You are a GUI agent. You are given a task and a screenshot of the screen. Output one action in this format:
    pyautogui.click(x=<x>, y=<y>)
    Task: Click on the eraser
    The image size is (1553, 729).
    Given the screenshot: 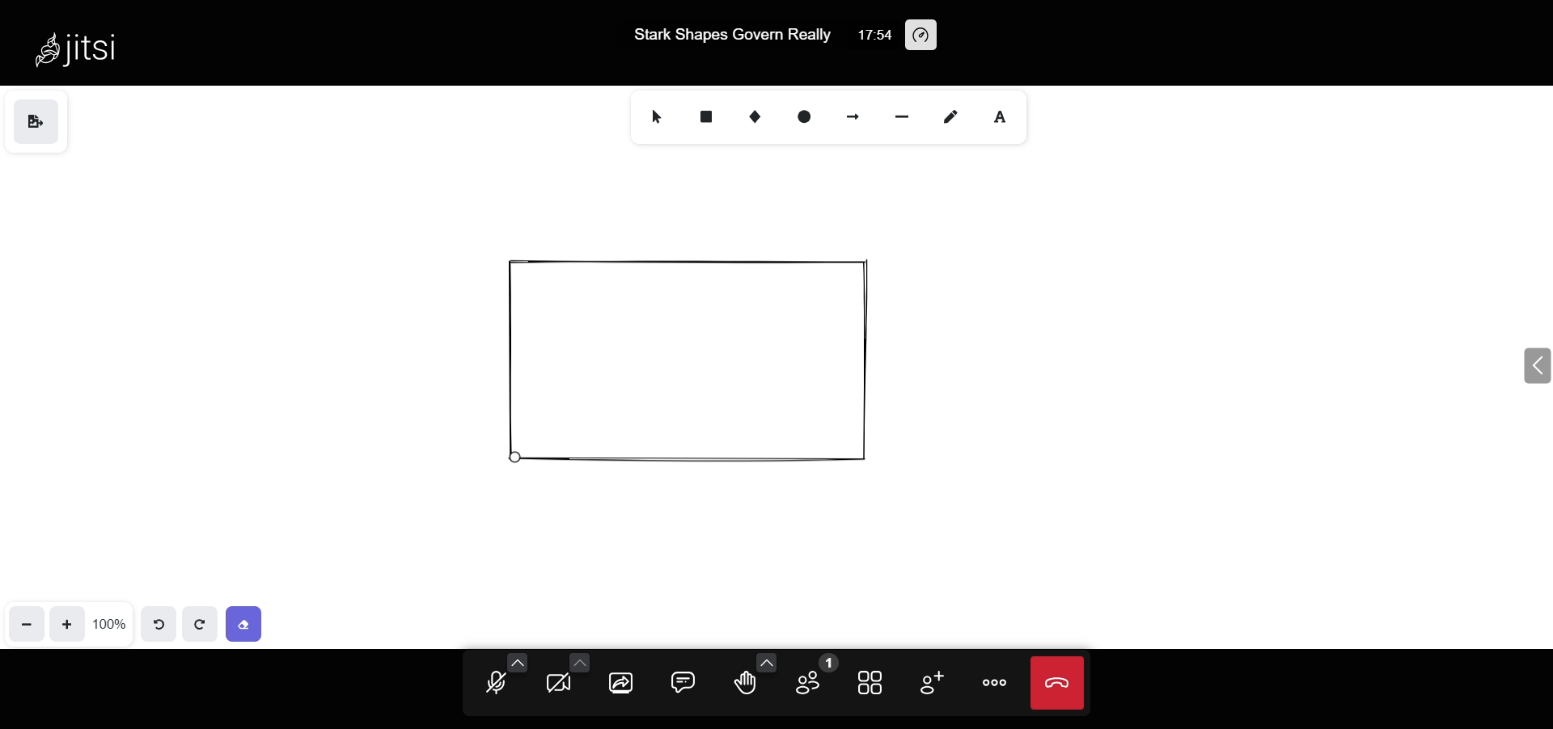 What is the action you would take?
    pyautogui.click(x=248, y=620)
    